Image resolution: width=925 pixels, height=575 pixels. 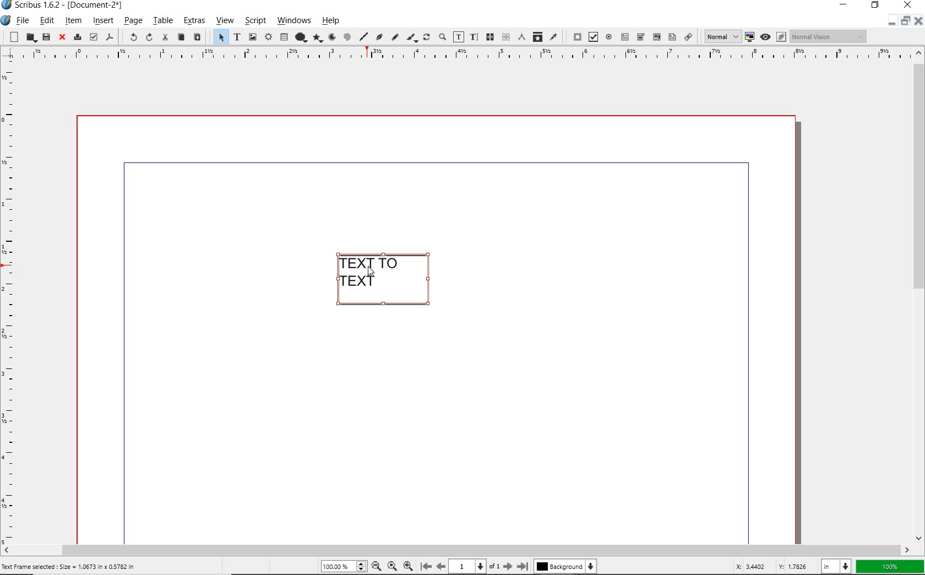 What do you see at coordinates (110, 38) in the screenshot?
I see `save as pdf` at bounding box center [110, 38].